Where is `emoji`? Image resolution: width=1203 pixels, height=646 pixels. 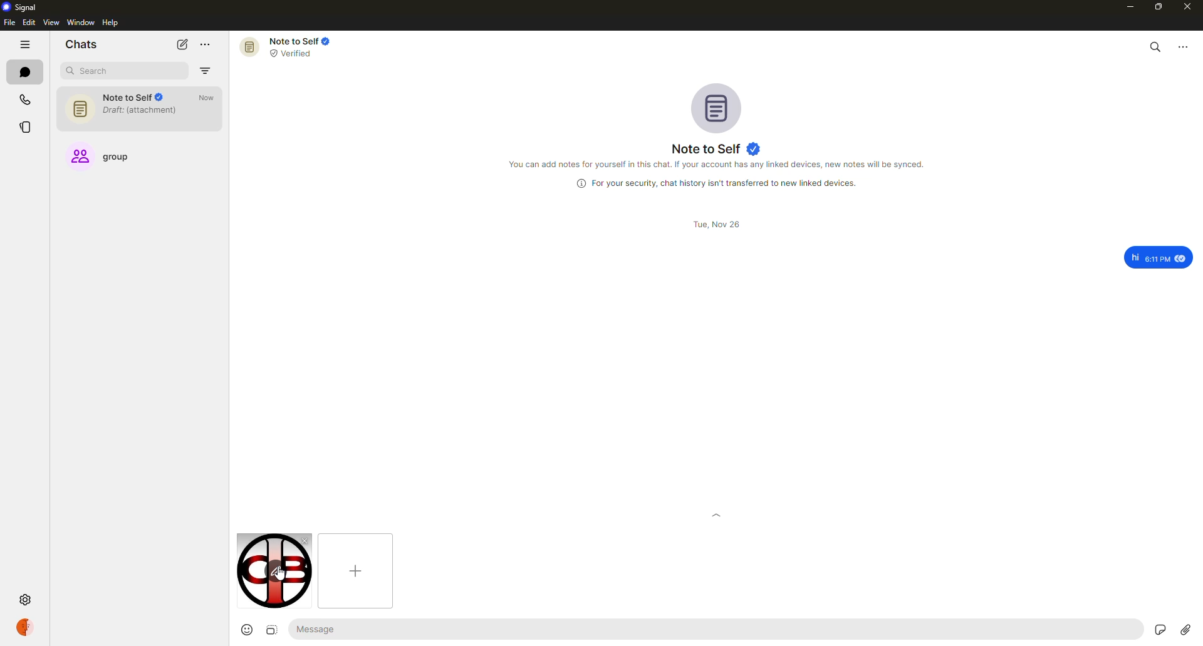 emoji is located at coordinates (244, 627).